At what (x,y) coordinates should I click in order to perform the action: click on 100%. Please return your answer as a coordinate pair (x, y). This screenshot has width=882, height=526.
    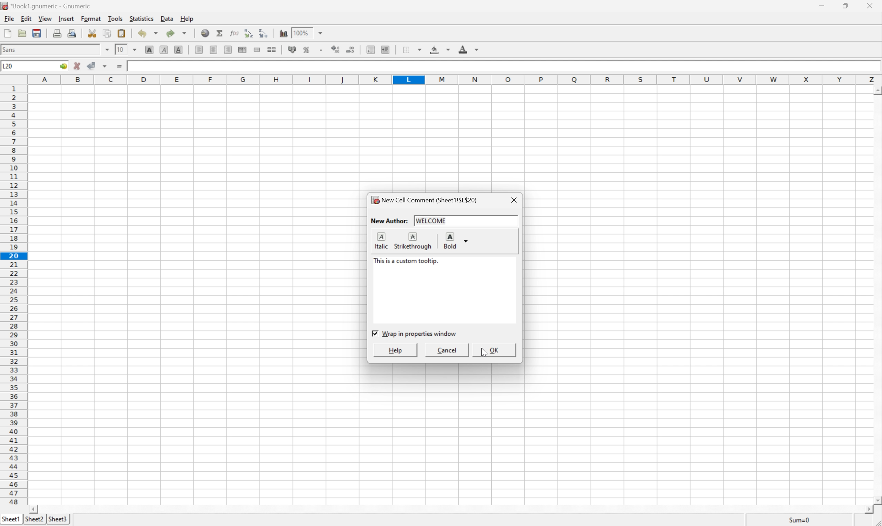
    Looking at the image, I should click on (301, 32).